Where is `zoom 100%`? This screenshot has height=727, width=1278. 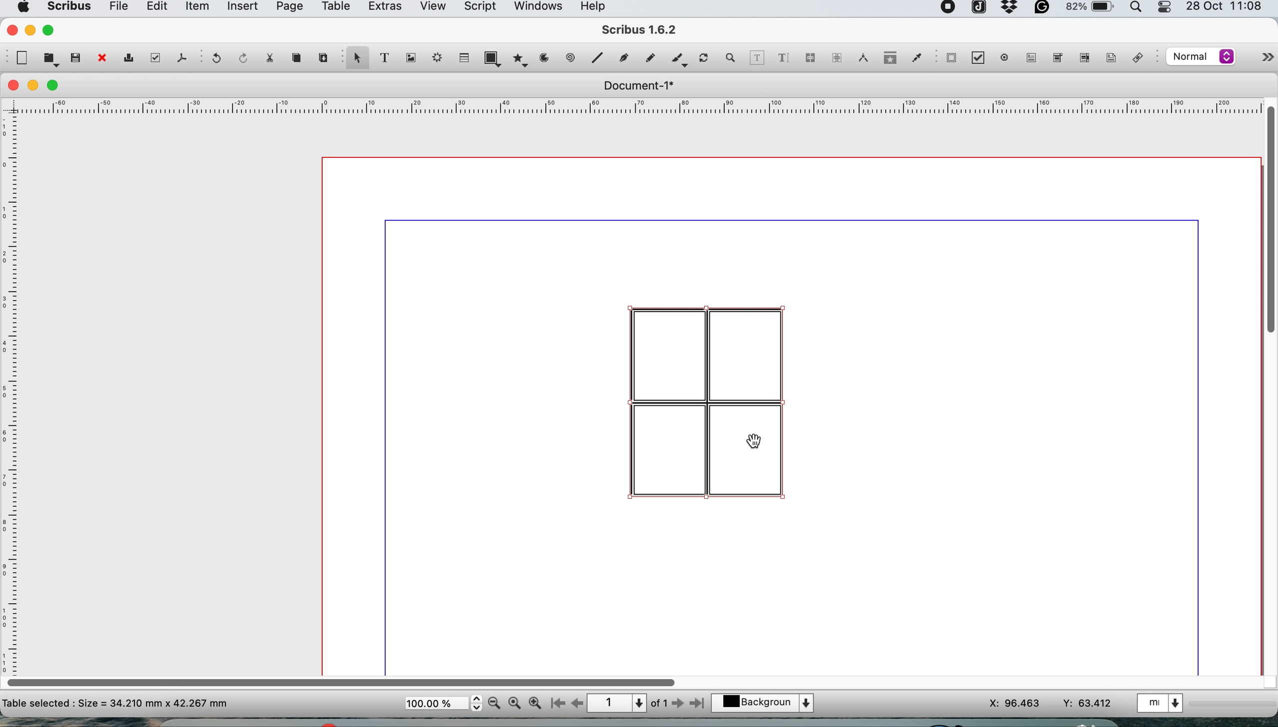
zoom 100% is located at coordinates (516, 702).